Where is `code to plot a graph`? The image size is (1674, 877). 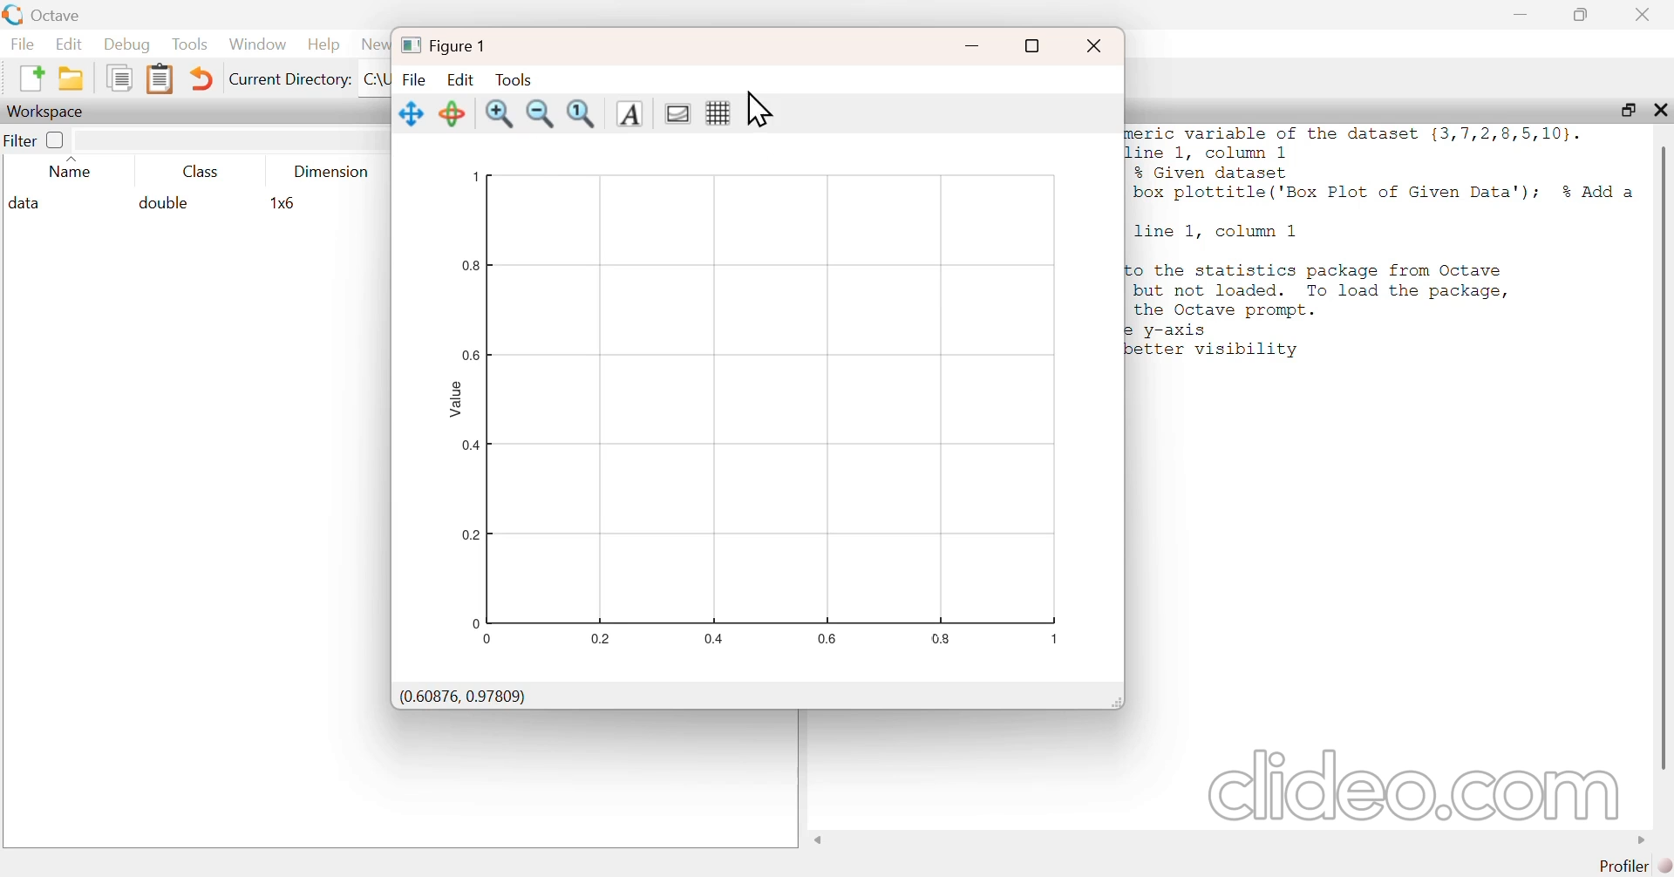 code to plot a graph is located at coordinates (1381, 245).